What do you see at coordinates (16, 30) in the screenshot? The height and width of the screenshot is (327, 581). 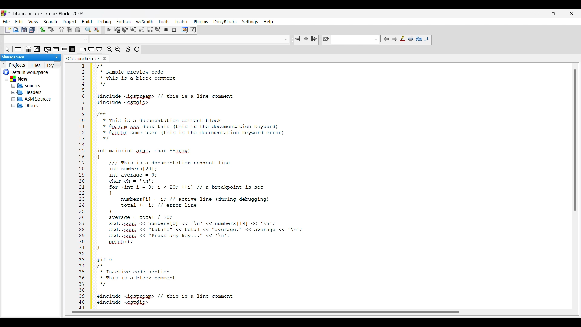 I see `Open` at bounding box center [16, 30].